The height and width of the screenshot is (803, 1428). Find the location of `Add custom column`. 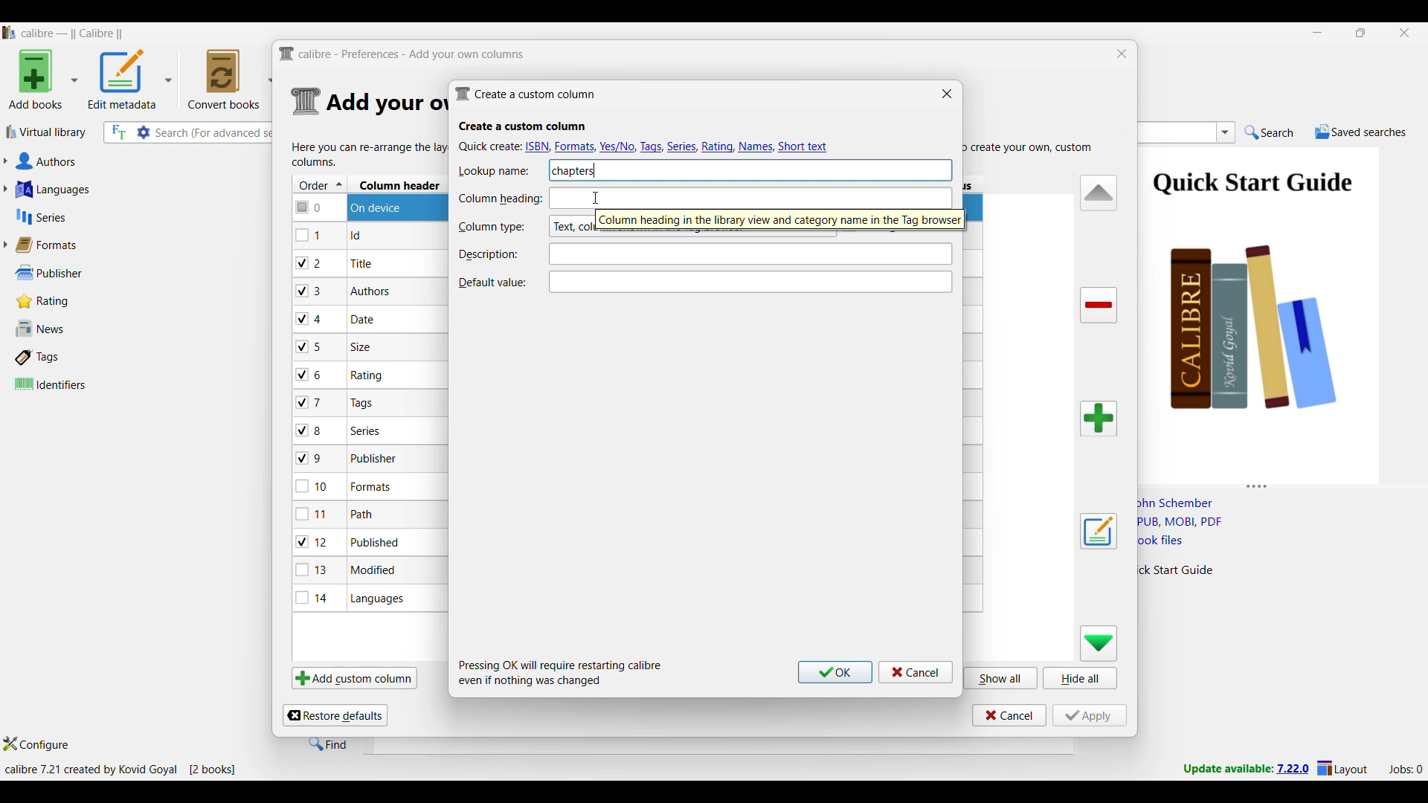

Add custom column is located at coordinates (354, 677).